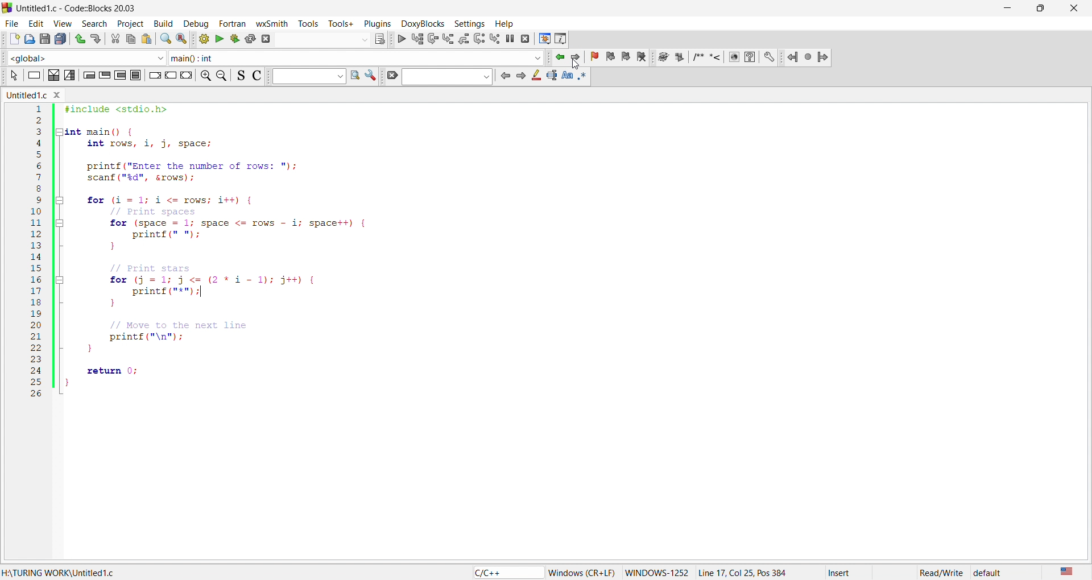  What do you see at coordinates (503, 571) in the screenshot?
I see `c/c++` at bounding box center [503, 571].